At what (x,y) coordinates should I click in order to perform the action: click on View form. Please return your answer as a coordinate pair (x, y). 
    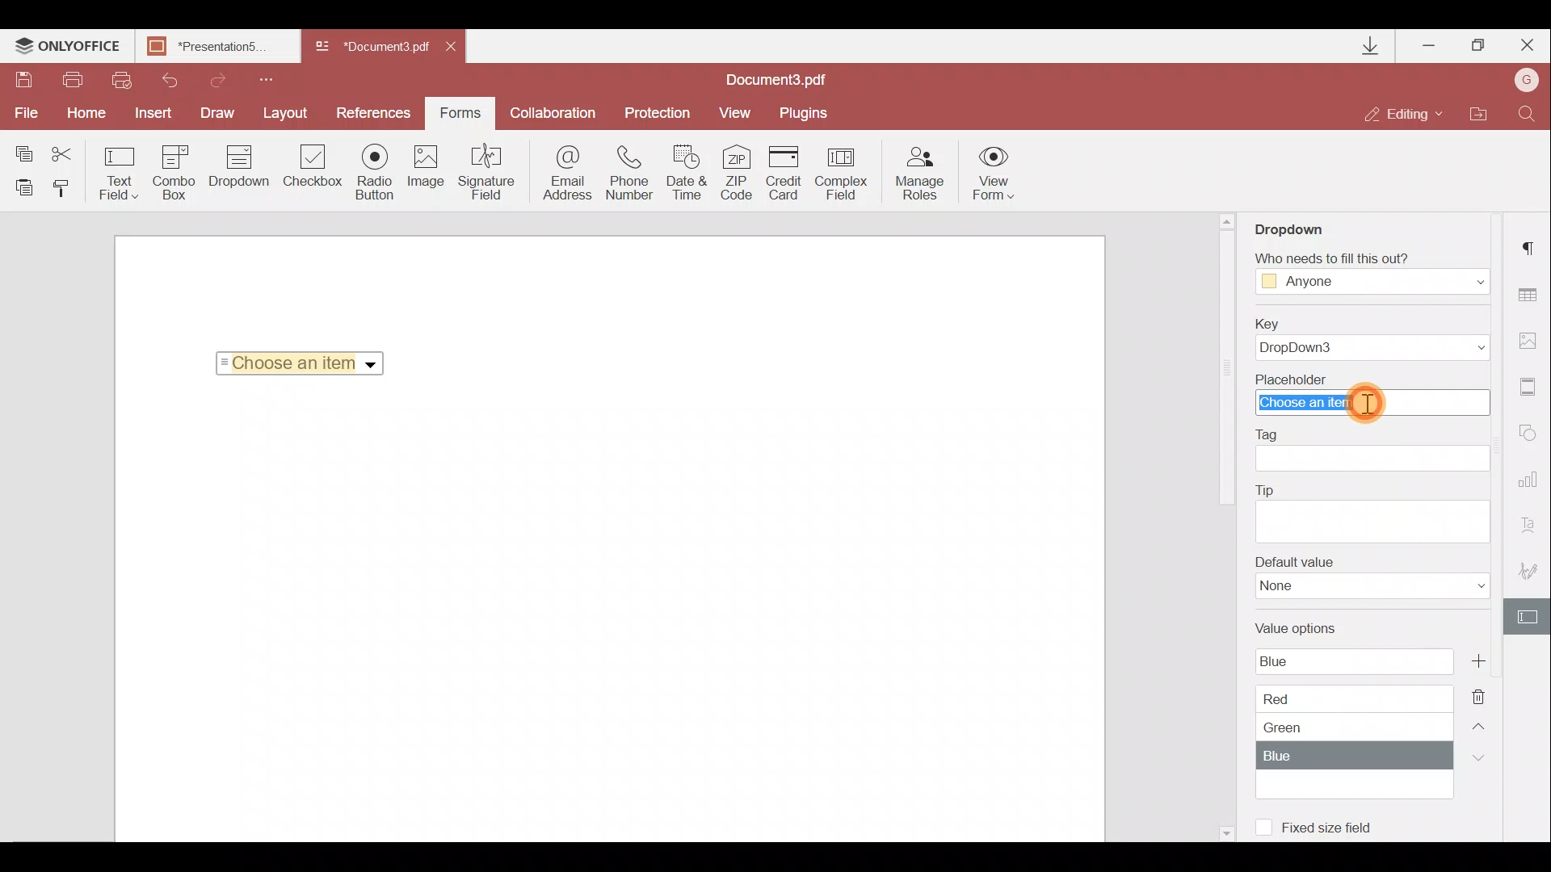
    Looking at the image, I should click on (992, 173).